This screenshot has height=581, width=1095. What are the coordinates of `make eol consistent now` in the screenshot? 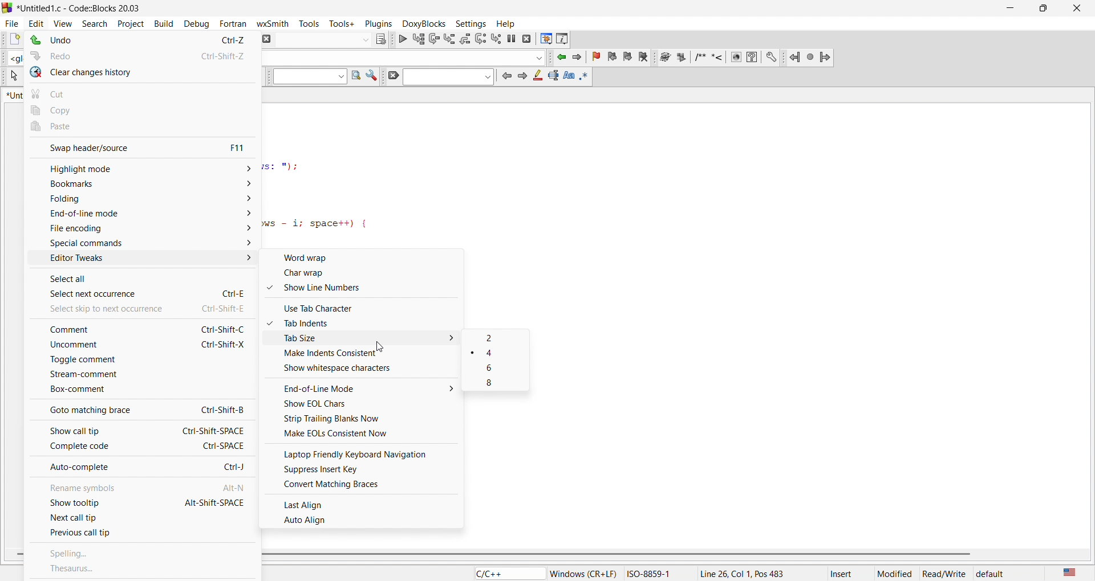 It's located at (364, 434).